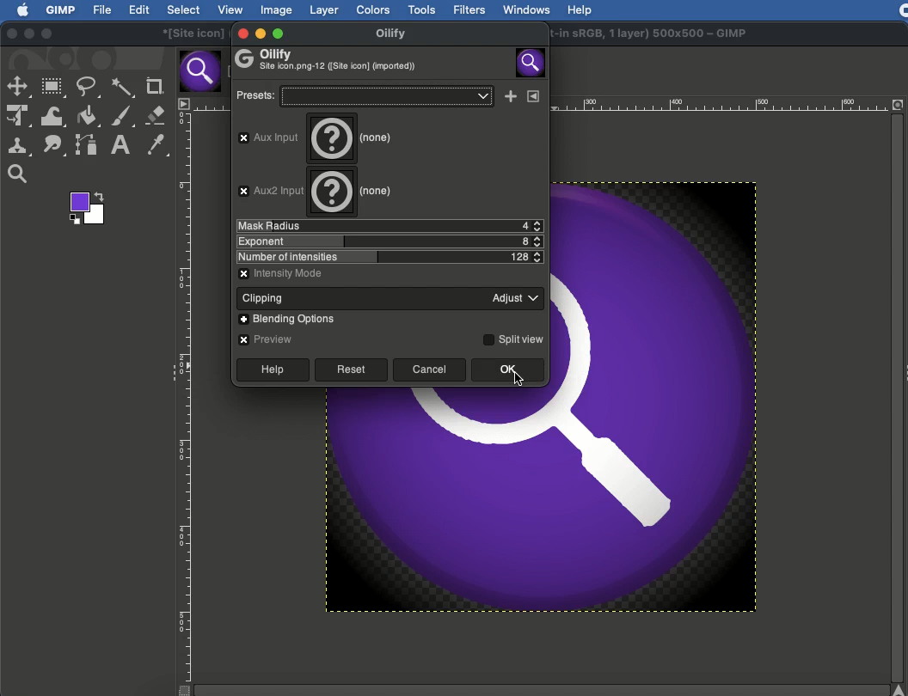  Describe the element at coordinates (287, 319) in the screenshot. I see `Blending options` at that location.